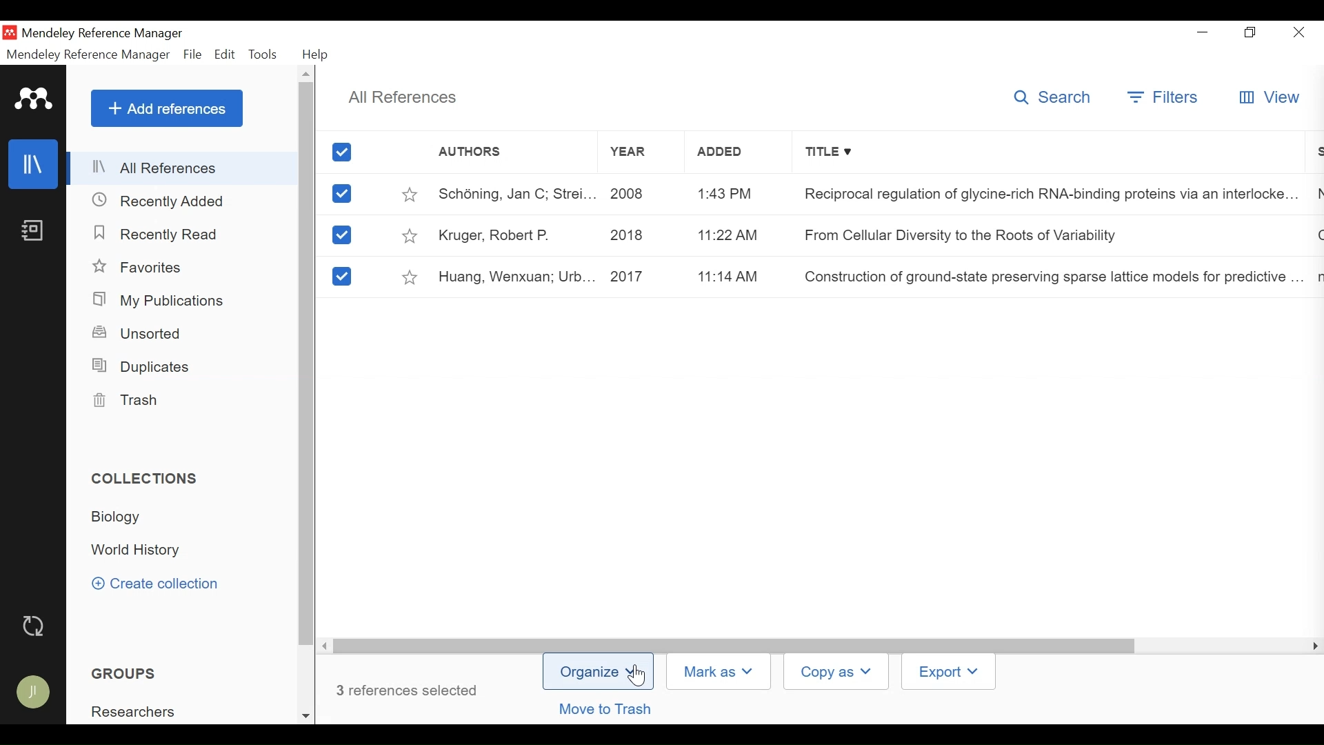  I want to click on Mendeley Reference Manager, so click(86, 54).